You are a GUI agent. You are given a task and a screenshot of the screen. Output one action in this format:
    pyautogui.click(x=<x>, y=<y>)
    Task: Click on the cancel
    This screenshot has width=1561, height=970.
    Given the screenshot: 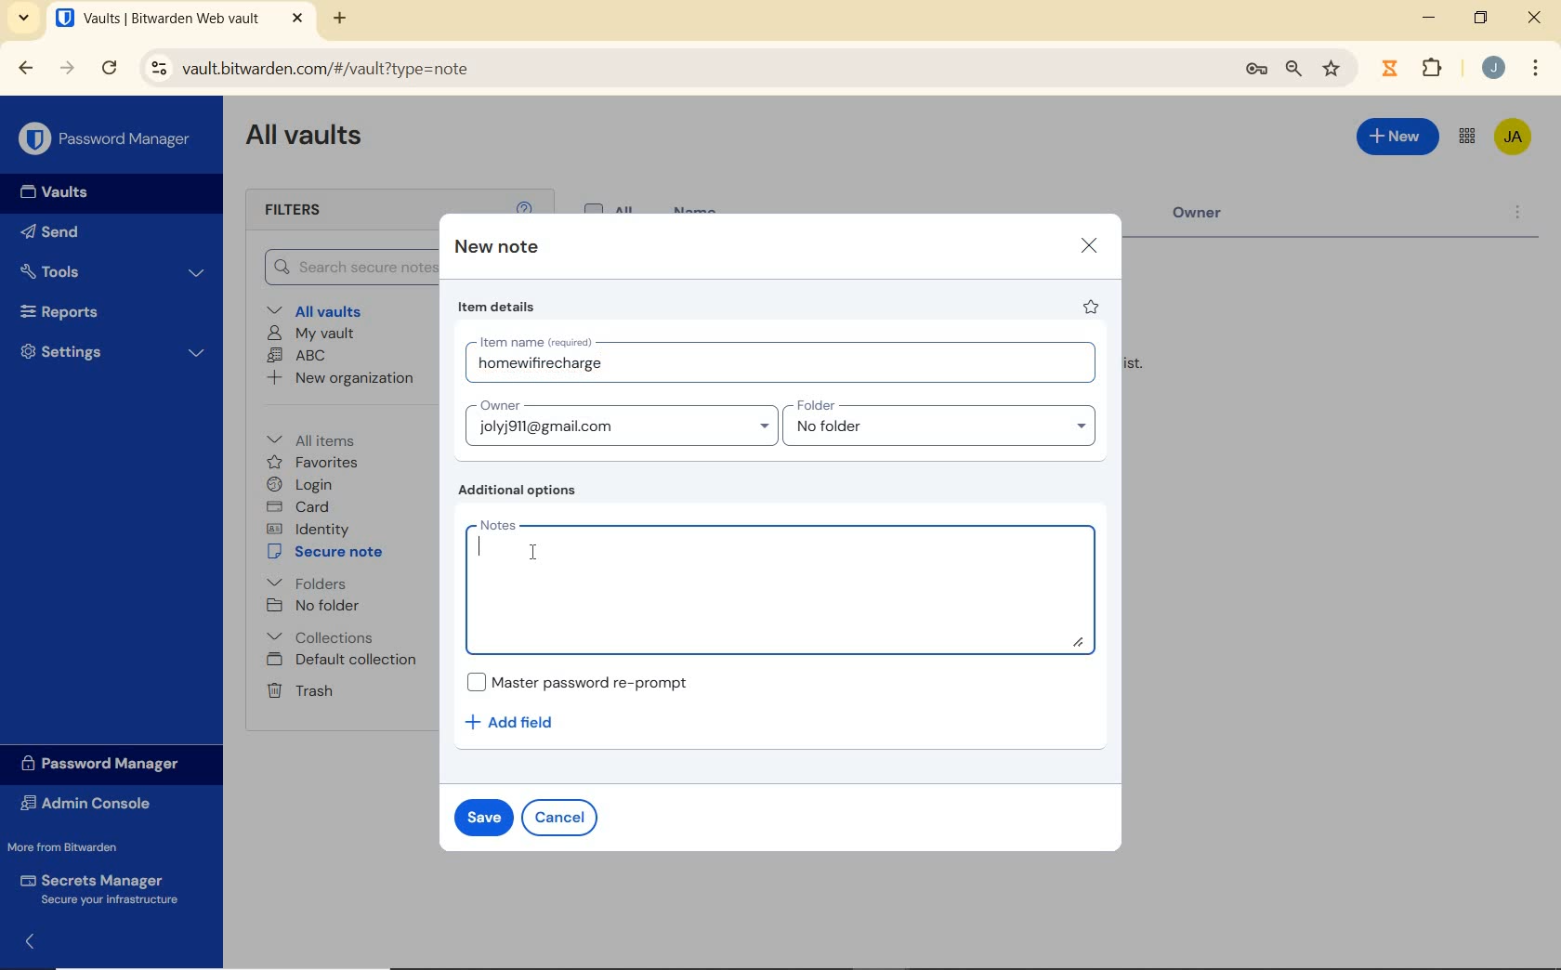 What is the action you would take?
    pyautogui.click(x=559, y=819)
    